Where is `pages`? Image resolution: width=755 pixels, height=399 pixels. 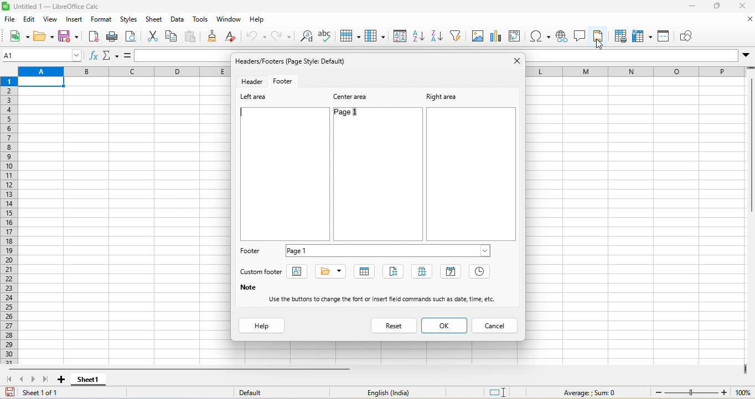 pages is located at coordinates (425, 272).